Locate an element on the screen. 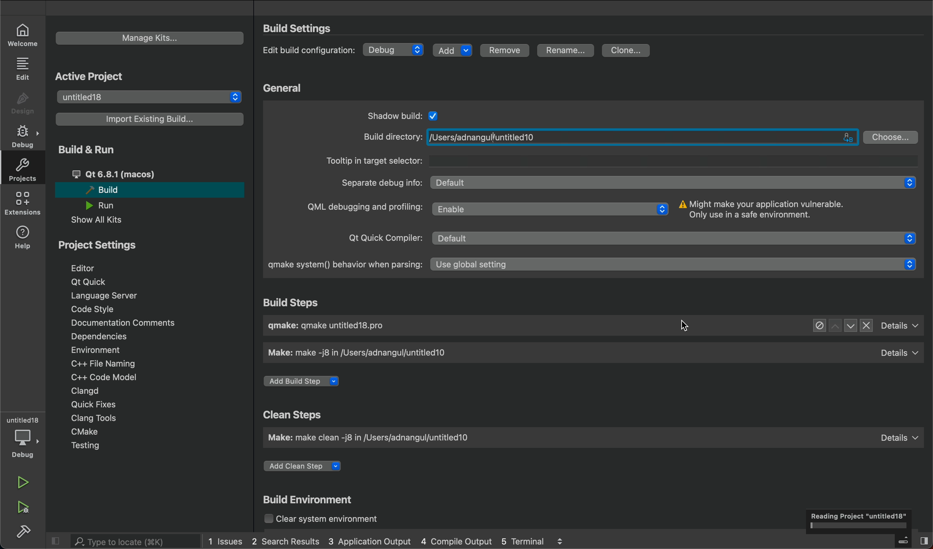 Image resolution: width=933 pixels, height=549 pixels. quick is located at coordinates (89, 405).